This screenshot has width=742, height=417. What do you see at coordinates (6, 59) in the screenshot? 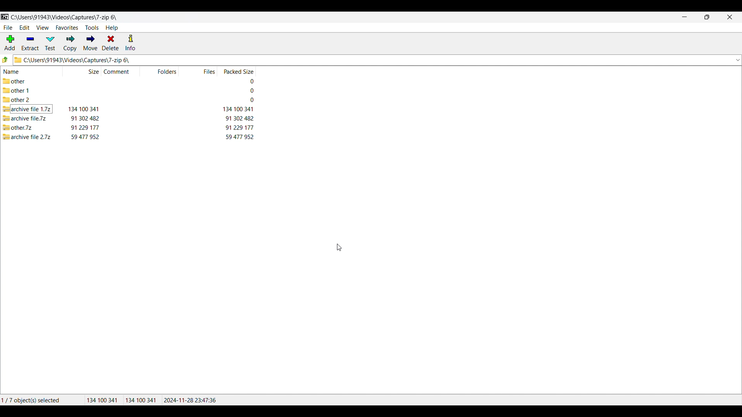
I see `Go to previous folder` at bounding box center [6, 59].